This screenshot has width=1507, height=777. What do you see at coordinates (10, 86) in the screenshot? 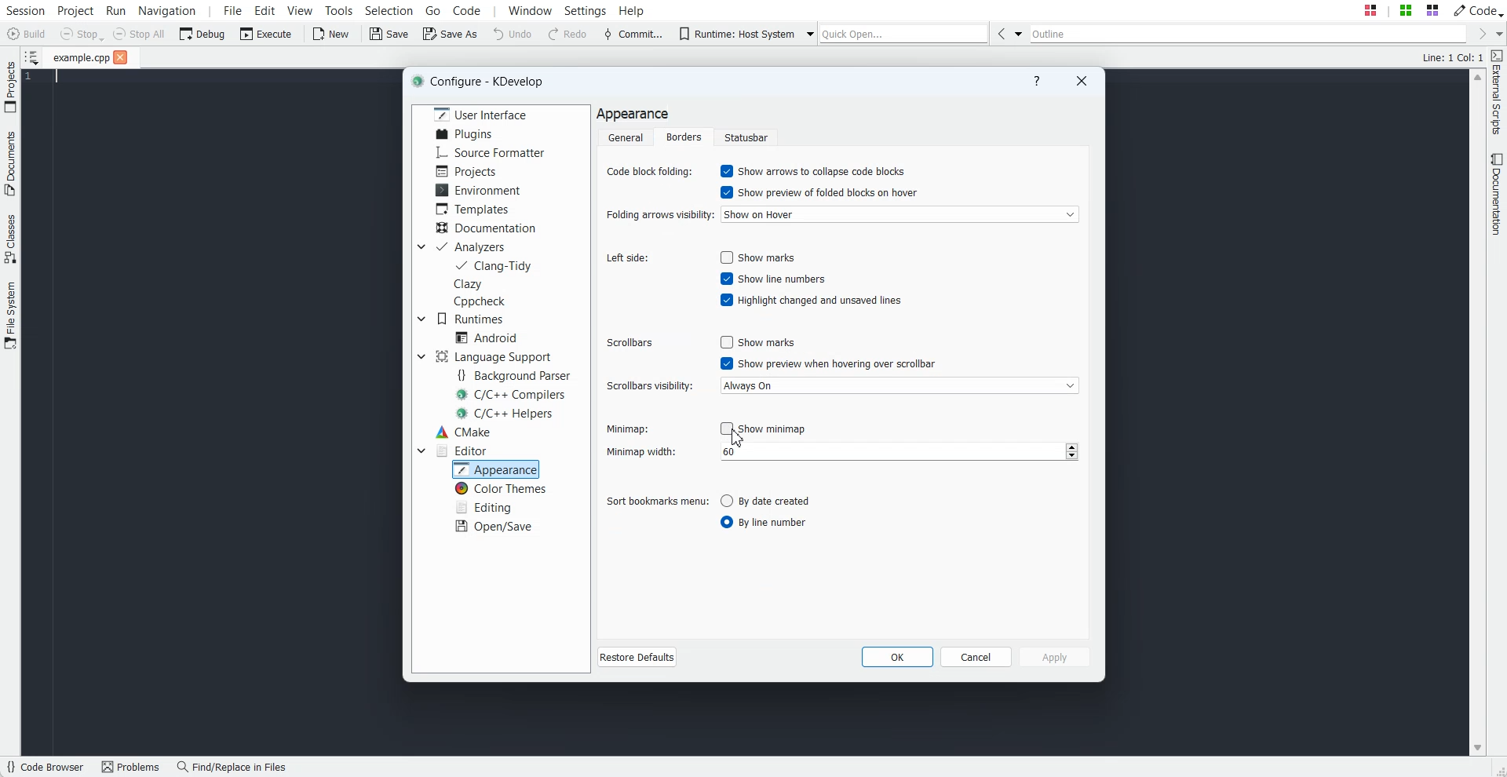
I see `Projects` at bounding box center [10, 86].